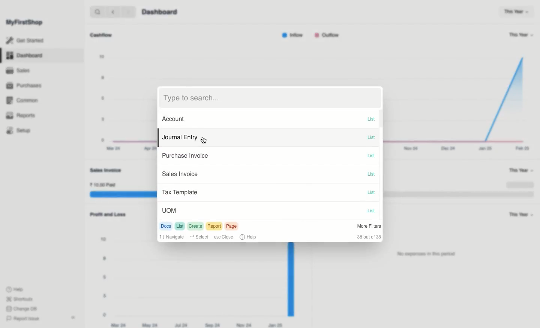 Image resolution: width=540 pixels, height=328 pixels. Describe the element at coordinates (73, 318) in the screenshot. I see `Collapse` at that location.